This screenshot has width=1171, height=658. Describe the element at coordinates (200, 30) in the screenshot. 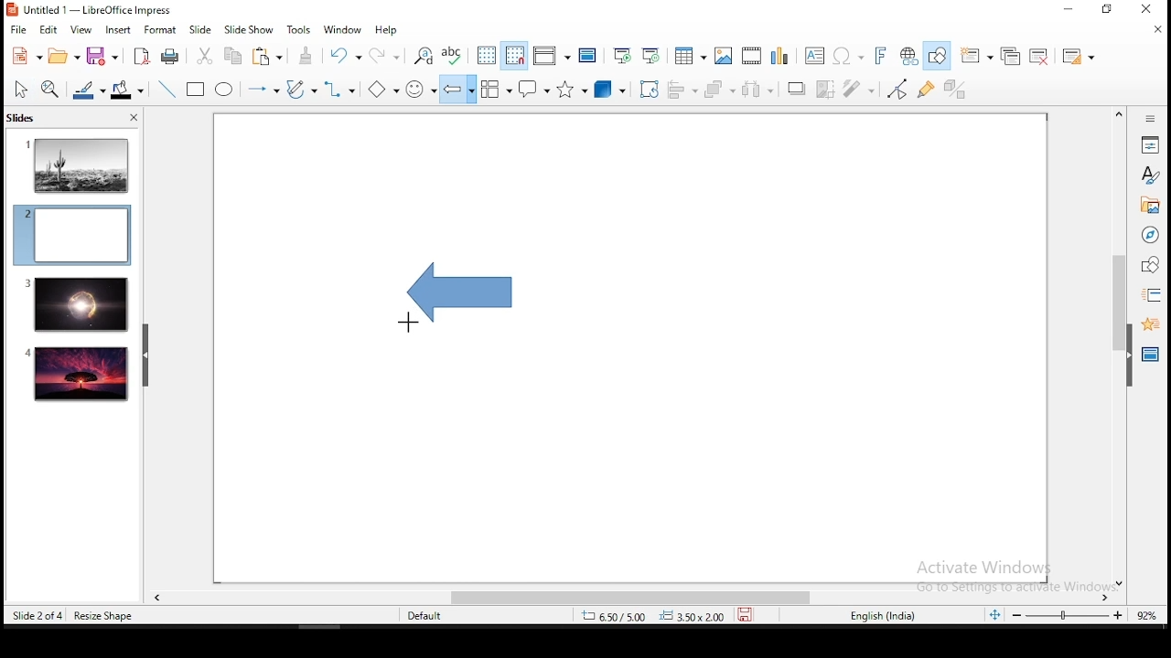

I see `slide` at that location.